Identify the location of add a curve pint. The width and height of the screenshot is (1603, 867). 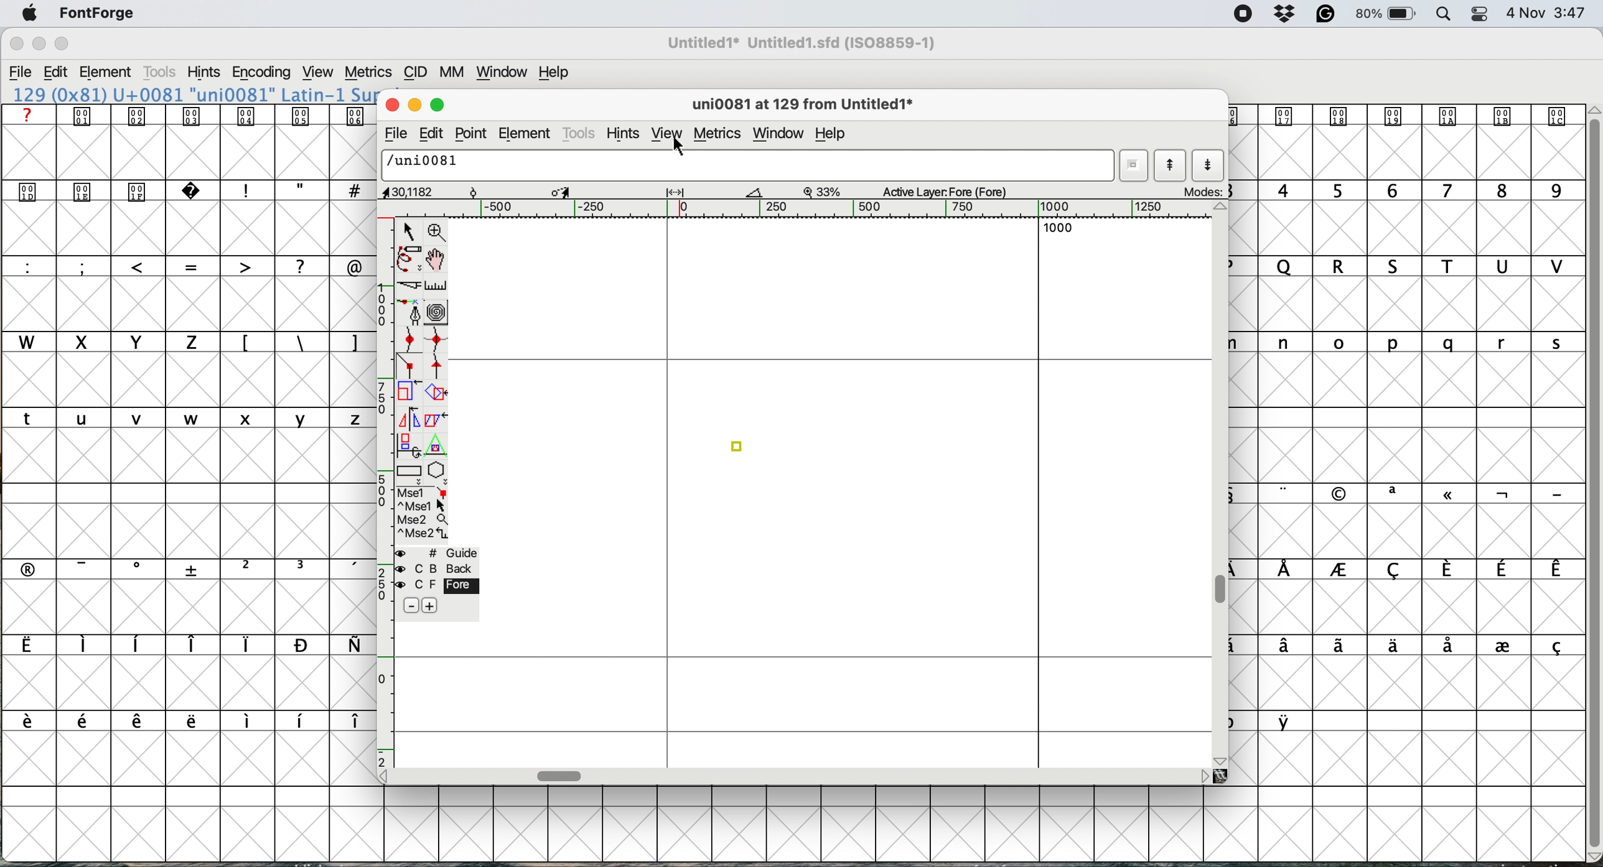
(409, 341).